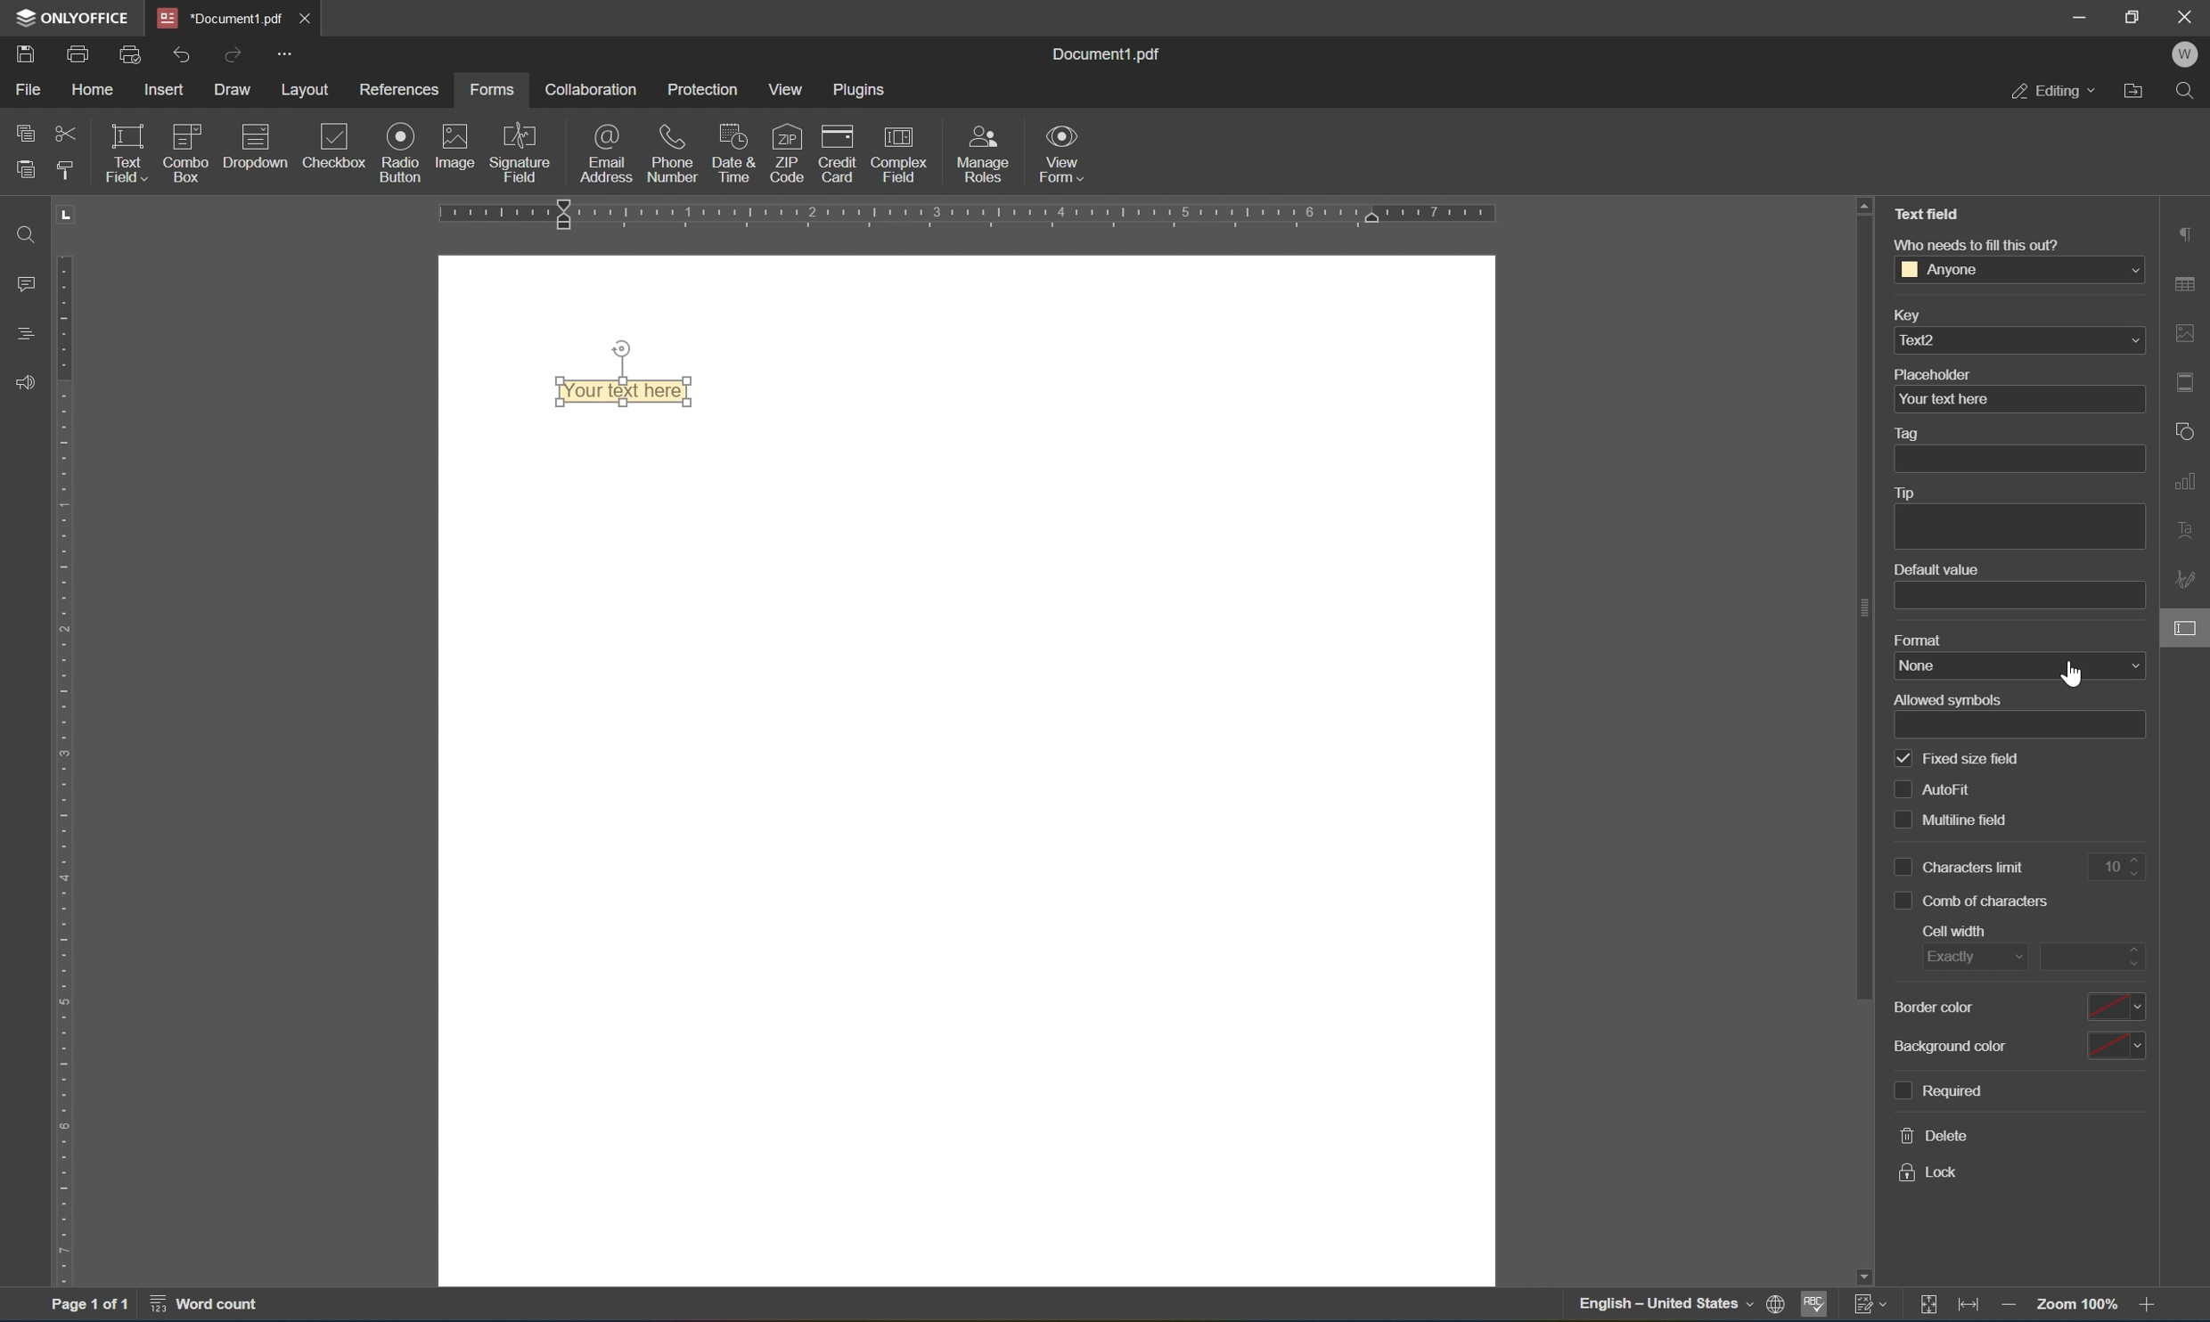 This screenshot has height=1322, width=2210. Describe the element at coordinates (2181, 430) in the screenshot. I see `shape settings` at that location.